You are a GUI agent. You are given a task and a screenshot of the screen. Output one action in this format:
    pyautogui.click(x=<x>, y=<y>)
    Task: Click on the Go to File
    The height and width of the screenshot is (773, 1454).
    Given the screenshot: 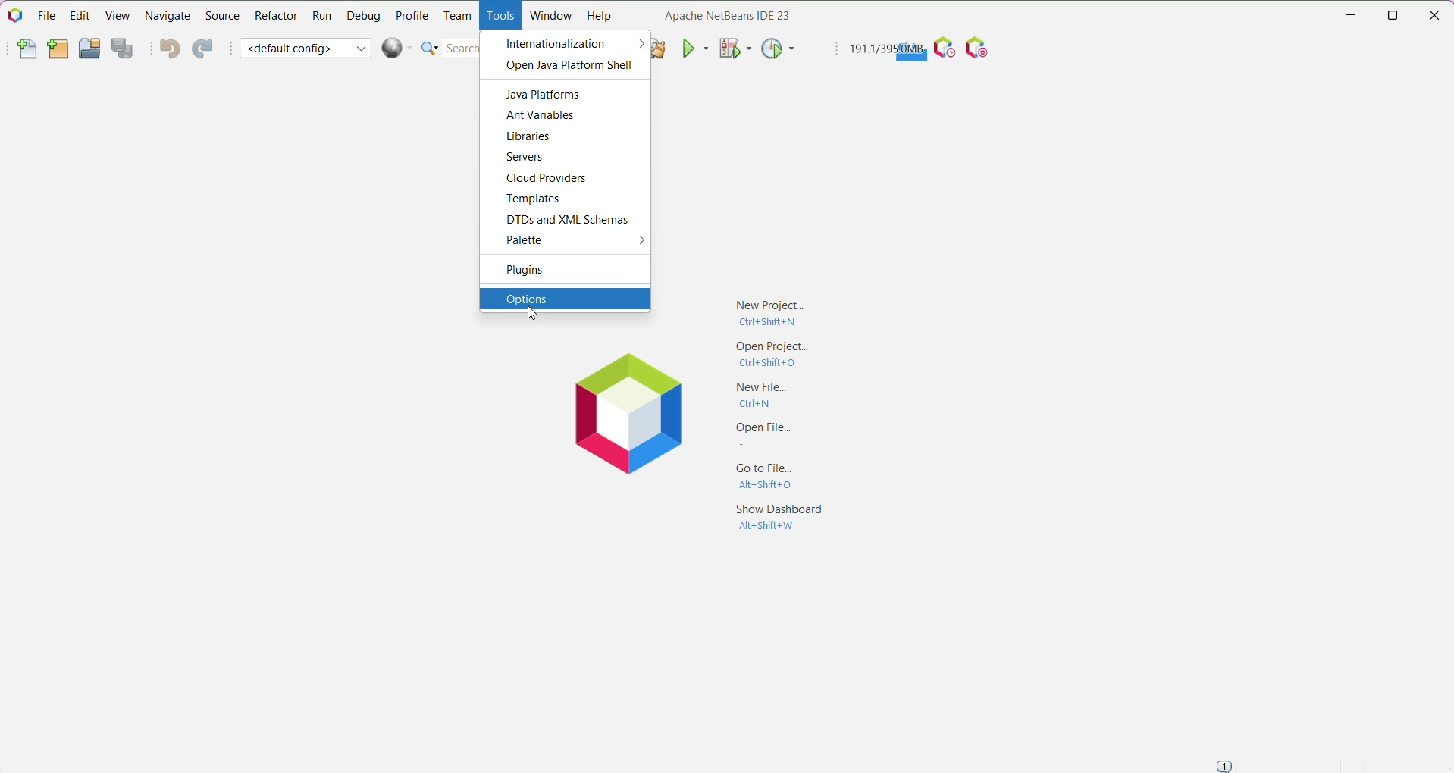 What is the action you would take?
    pyautogui.click(x=757, y=479)
    